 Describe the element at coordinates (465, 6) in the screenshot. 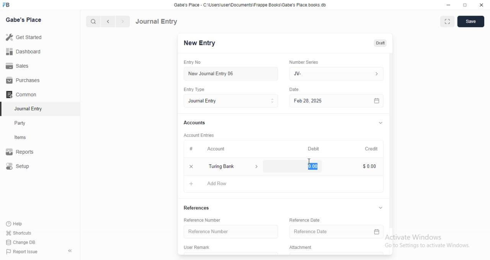

I see `restore down` at that location.